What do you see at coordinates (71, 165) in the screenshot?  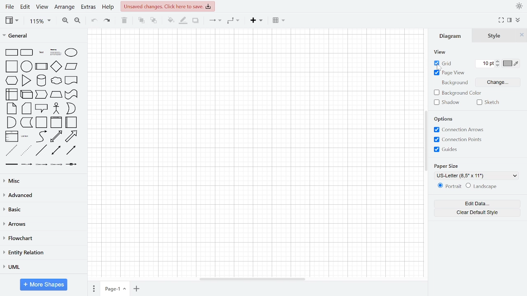 I see `connector with link` at bounding box center [71, 165].